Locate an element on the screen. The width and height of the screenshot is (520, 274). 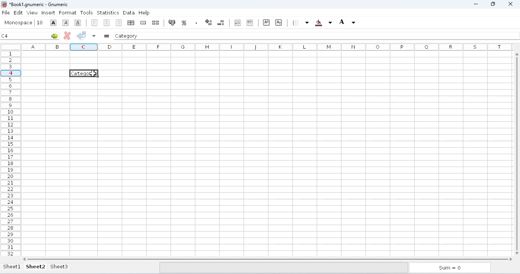
cursor is located at coordinates (94, 74).